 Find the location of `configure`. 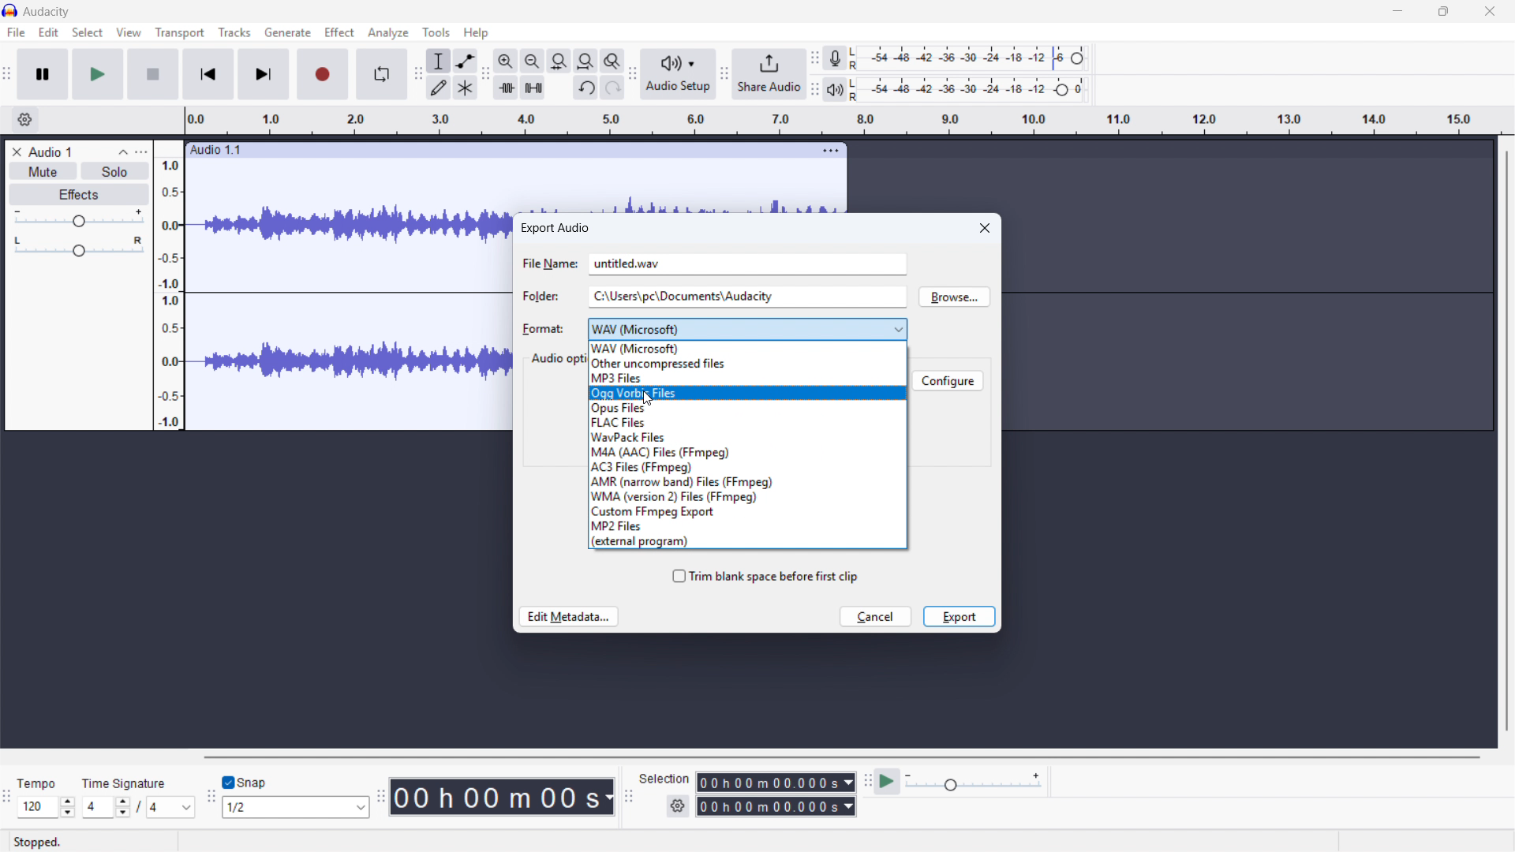

configure is located at coordinates (947, 381).